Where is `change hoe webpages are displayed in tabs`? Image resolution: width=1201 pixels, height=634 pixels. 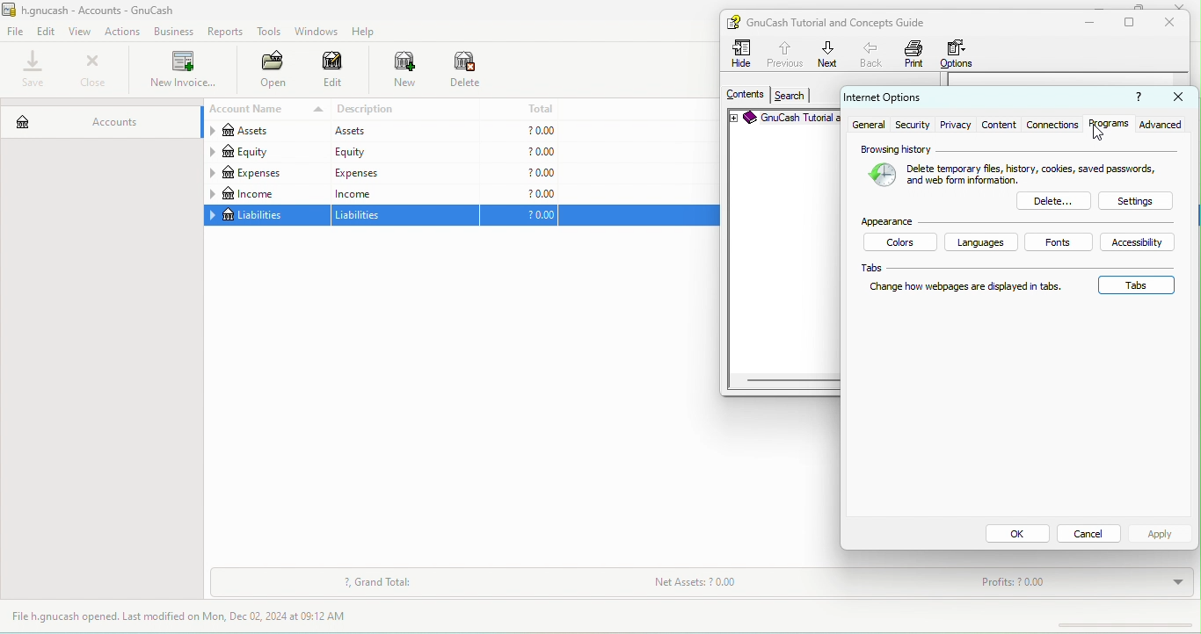
change hoe webpages are displayed in tabs is located at coordinates (969, 290).